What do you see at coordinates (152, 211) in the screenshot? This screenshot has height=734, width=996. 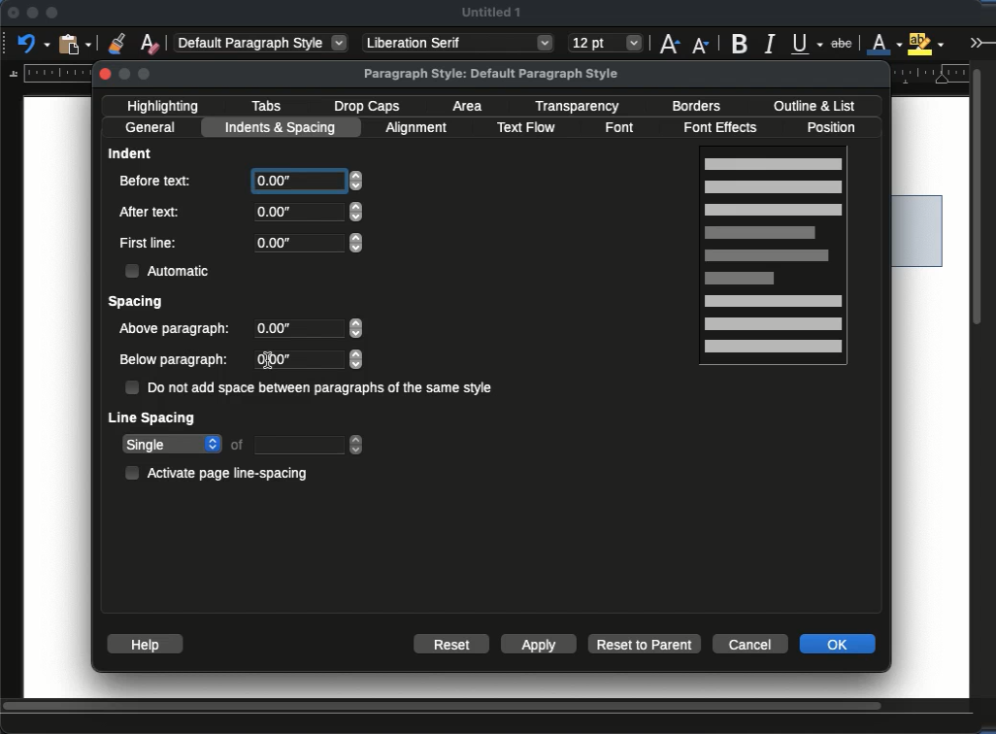 I see `after text` at bounding box center [152, 211].